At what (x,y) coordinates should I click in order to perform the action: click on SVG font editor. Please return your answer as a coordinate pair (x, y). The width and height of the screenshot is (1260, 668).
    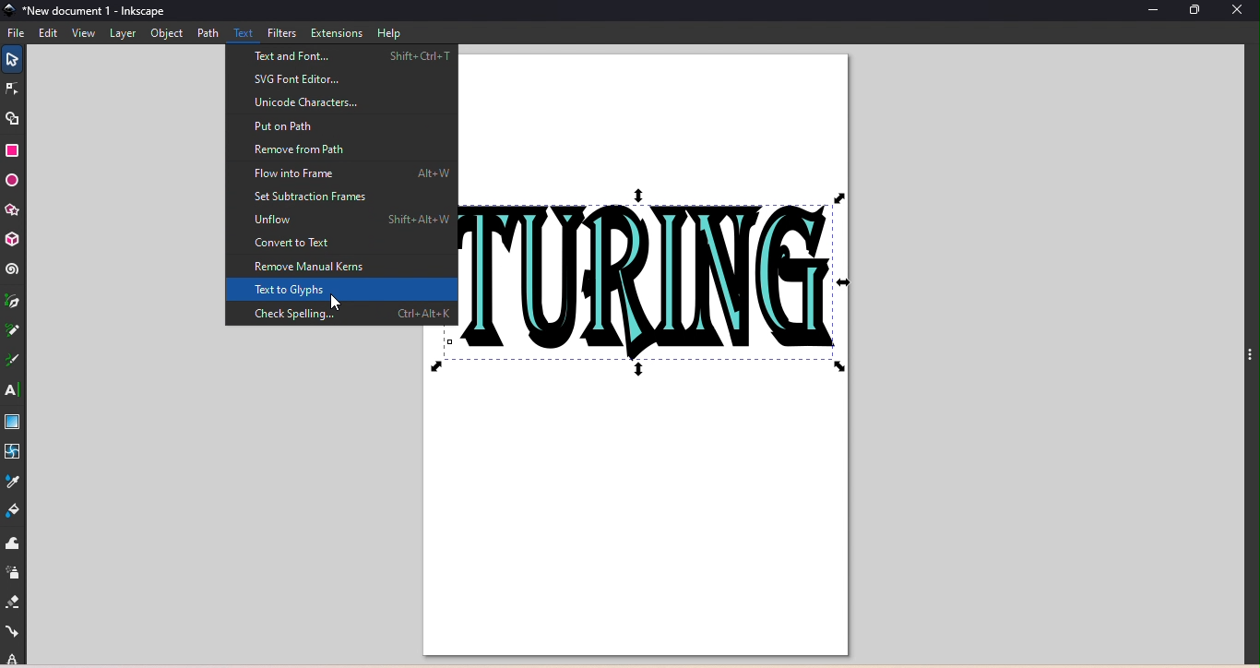
    Looking at the image, I should click on (343, 80).